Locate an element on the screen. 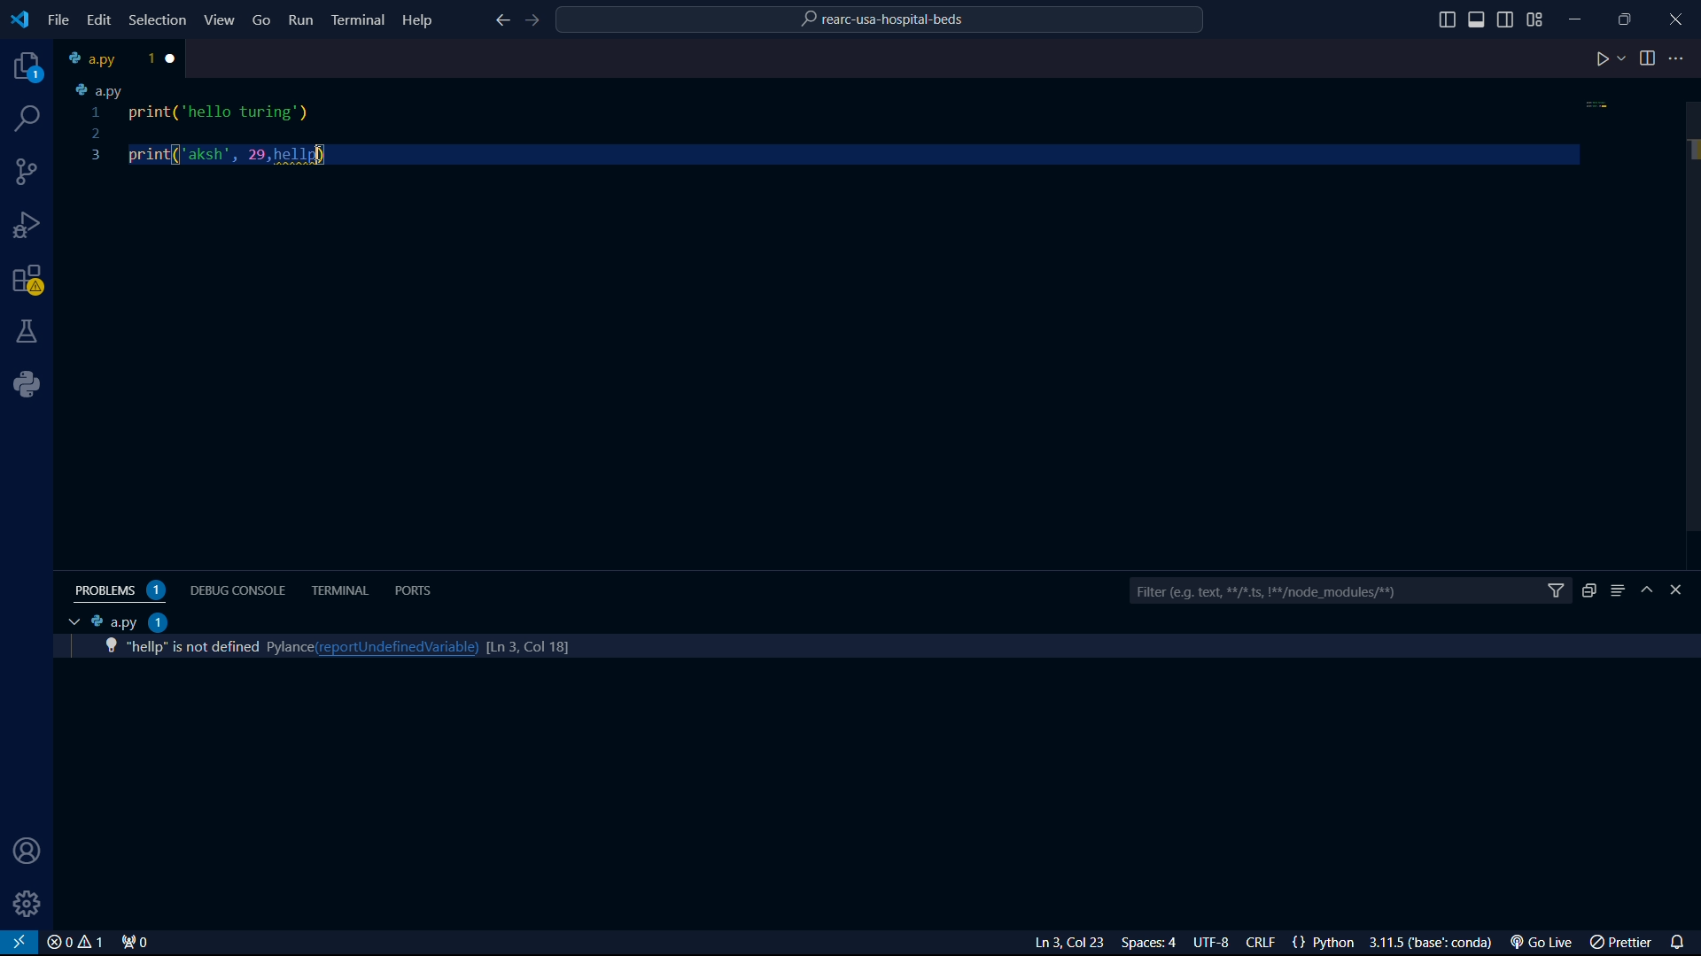 This screenshot has width=1701, height=956. 3.1.5 is located at coordinates (1436, 943).